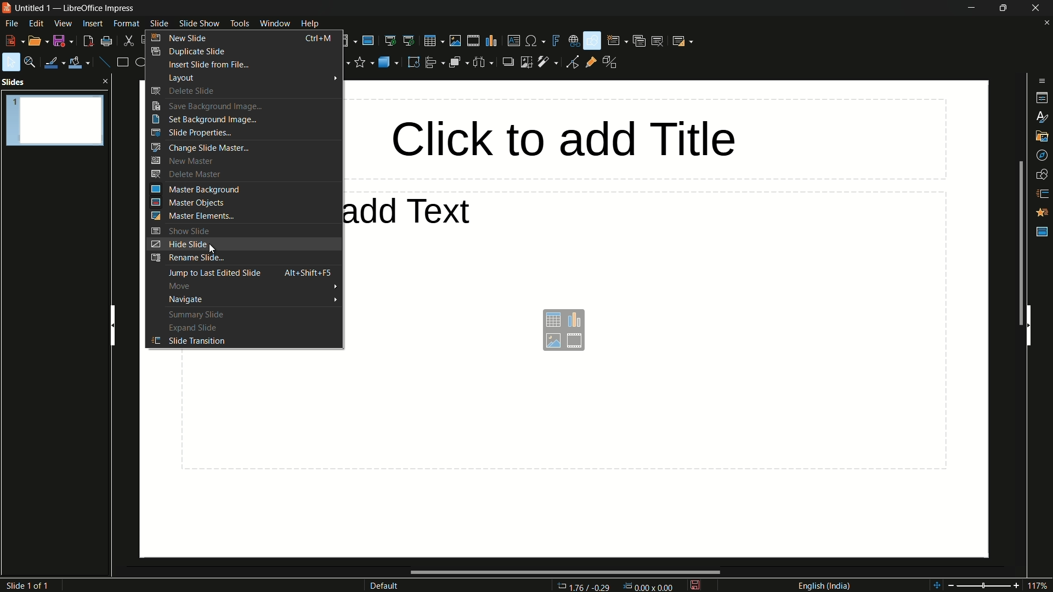 The height and width of the screenshot is (592, 1053). I want to click on insert hyperlink, so click(573, 41).